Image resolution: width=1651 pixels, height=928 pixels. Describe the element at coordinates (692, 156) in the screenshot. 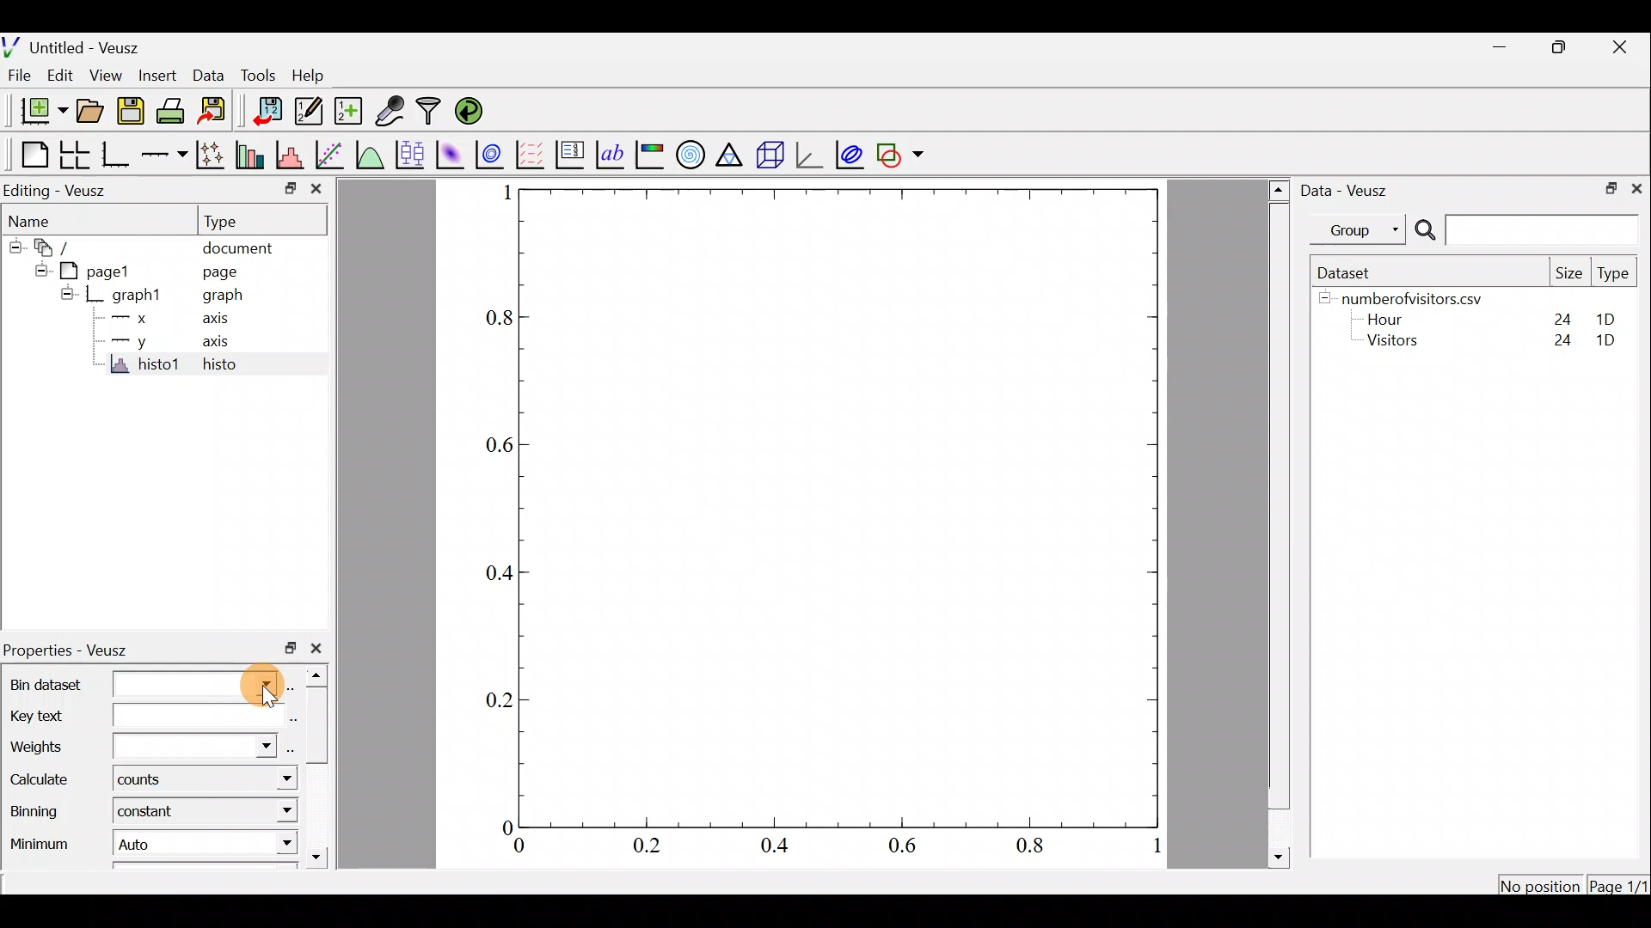

I see `polar graph` at that location.